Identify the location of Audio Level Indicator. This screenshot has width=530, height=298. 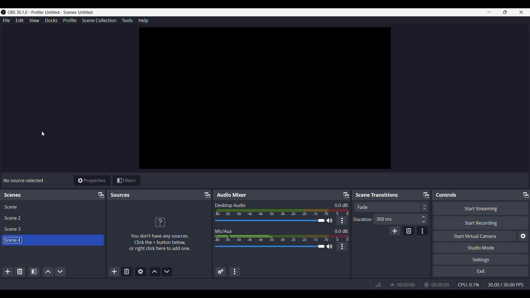
(339, 205).